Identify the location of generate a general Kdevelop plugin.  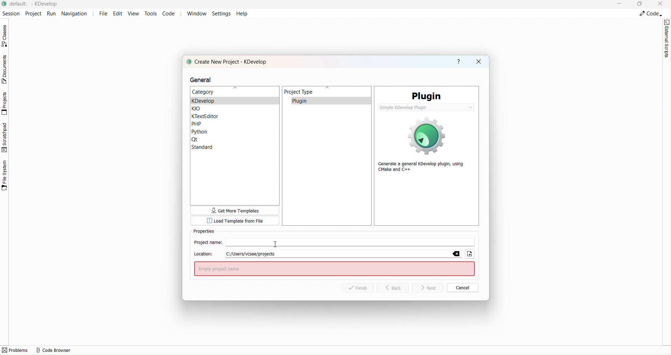
(423, 146).